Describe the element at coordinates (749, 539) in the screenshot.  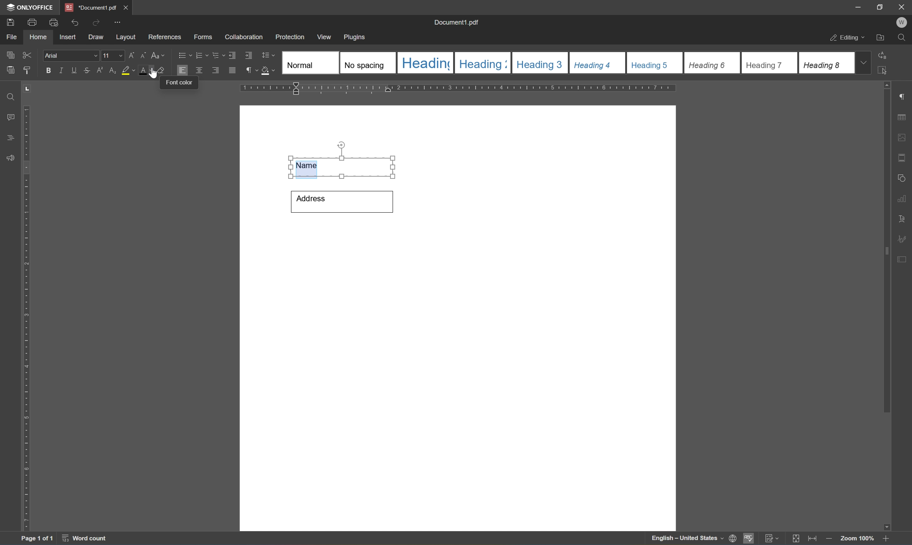
I see `spell checking` at that location.